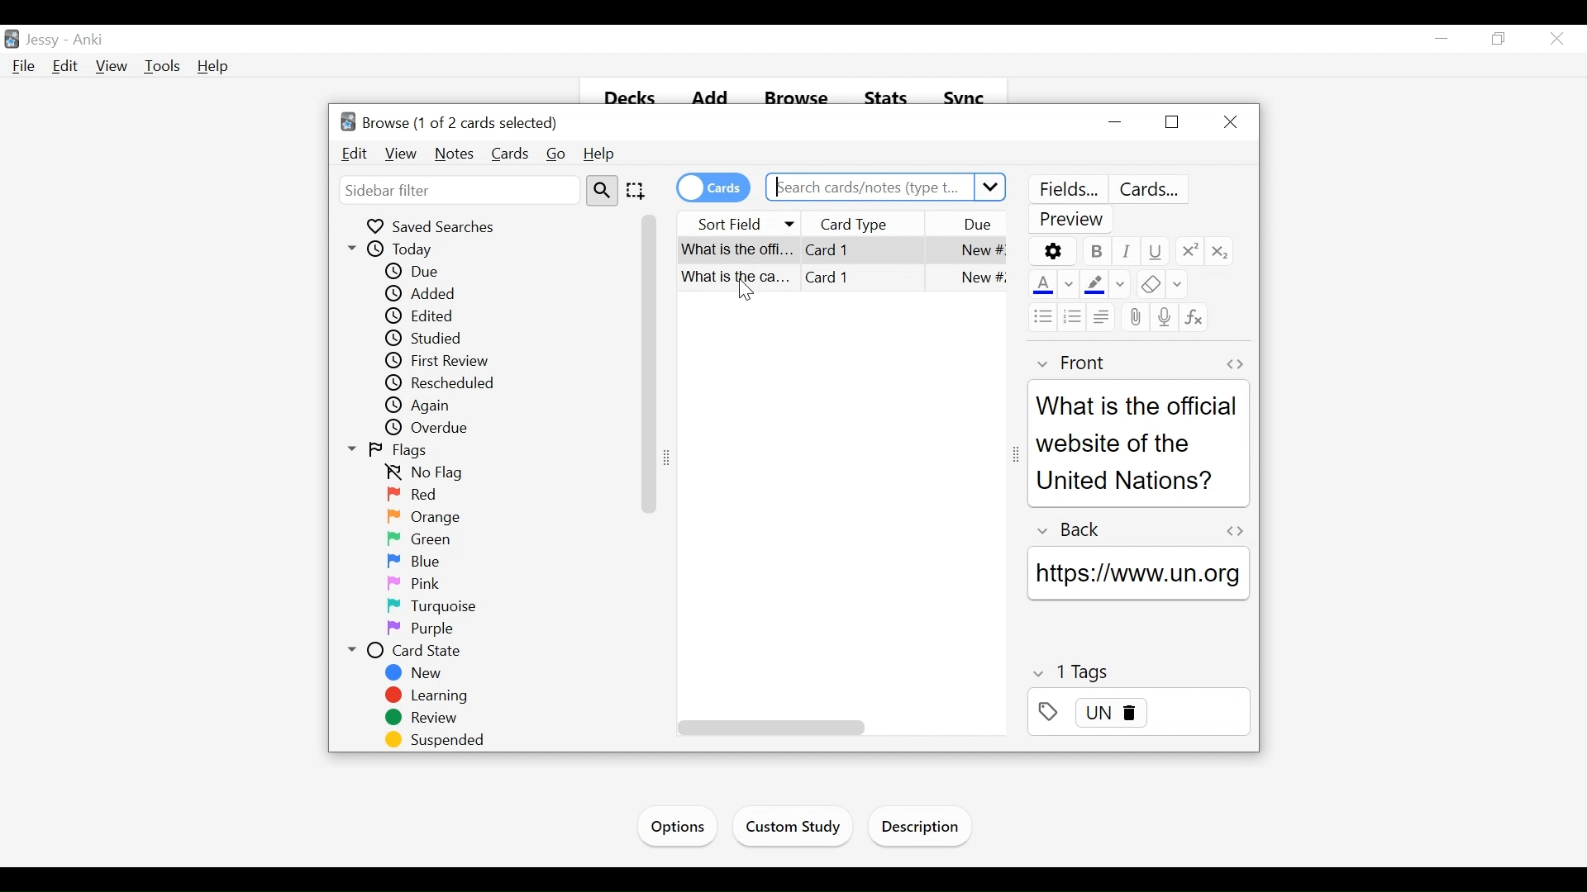 This screenshot has width=1587, height=892. Describe the element at coordinates (1067, 189) in the screenshot. I see `Customize Fiel` at that location.